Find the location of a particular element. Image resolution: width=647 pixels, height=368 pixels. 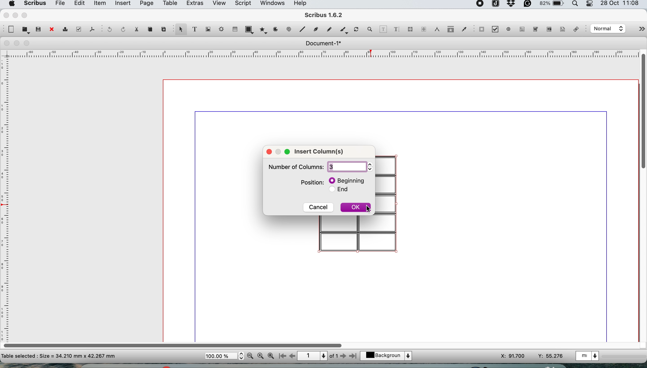

edit text with story mode is located at coordinates (396, 30).